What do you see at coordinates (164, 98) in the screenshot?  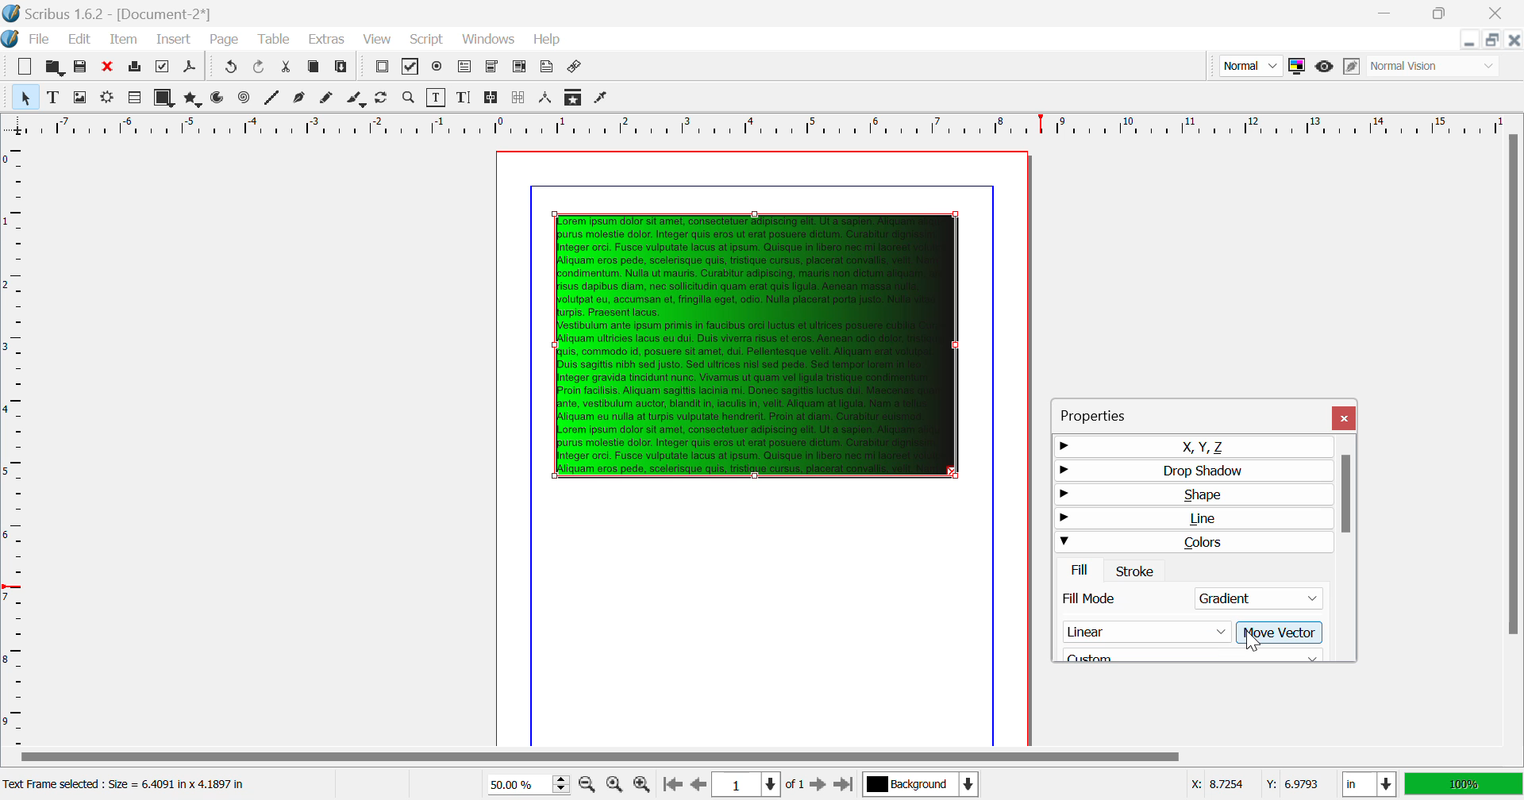 I see `Shapes` at bounding box center [164, 98].